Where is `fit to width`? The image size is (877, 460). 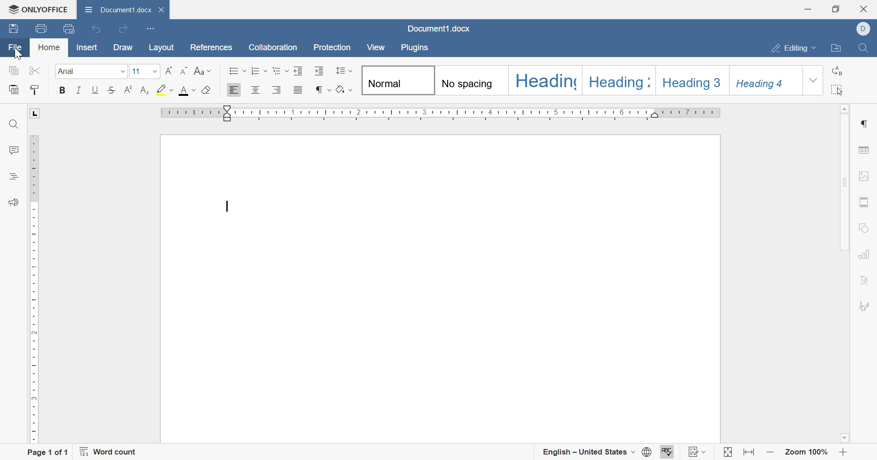
fit to width is located at coordinates (750, 454).